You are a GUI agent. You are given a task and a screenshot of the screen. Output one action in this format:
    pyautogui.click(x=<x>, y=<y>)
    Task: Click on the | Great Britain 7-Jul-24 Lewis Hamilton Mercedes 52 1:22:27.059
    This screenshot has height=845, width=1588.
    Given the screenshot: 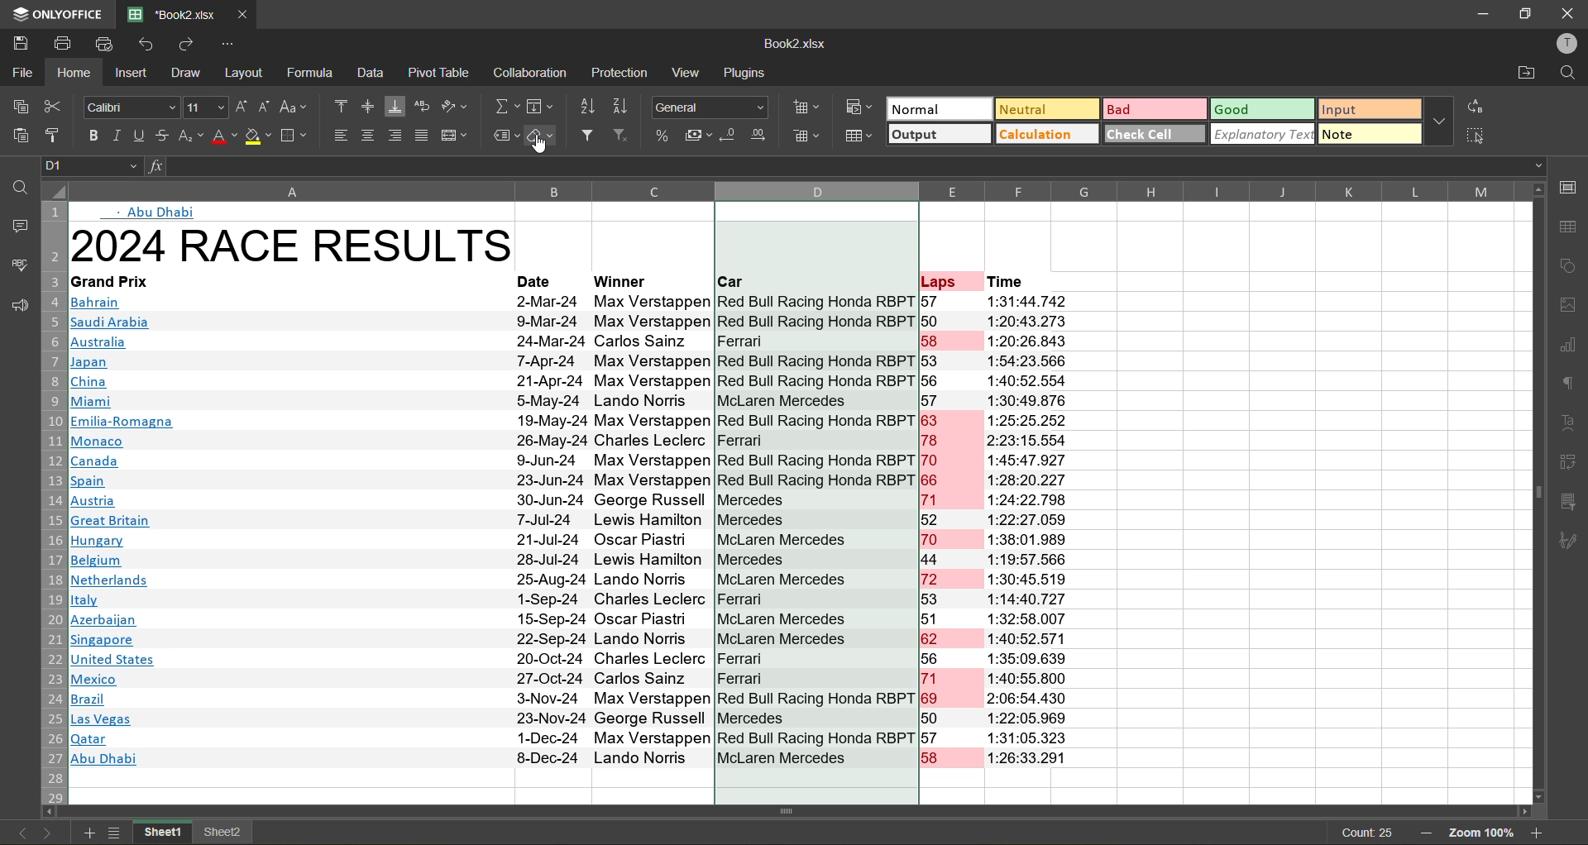 What is the action you would take?
    pyautogui.click(x=574, y=520)
    